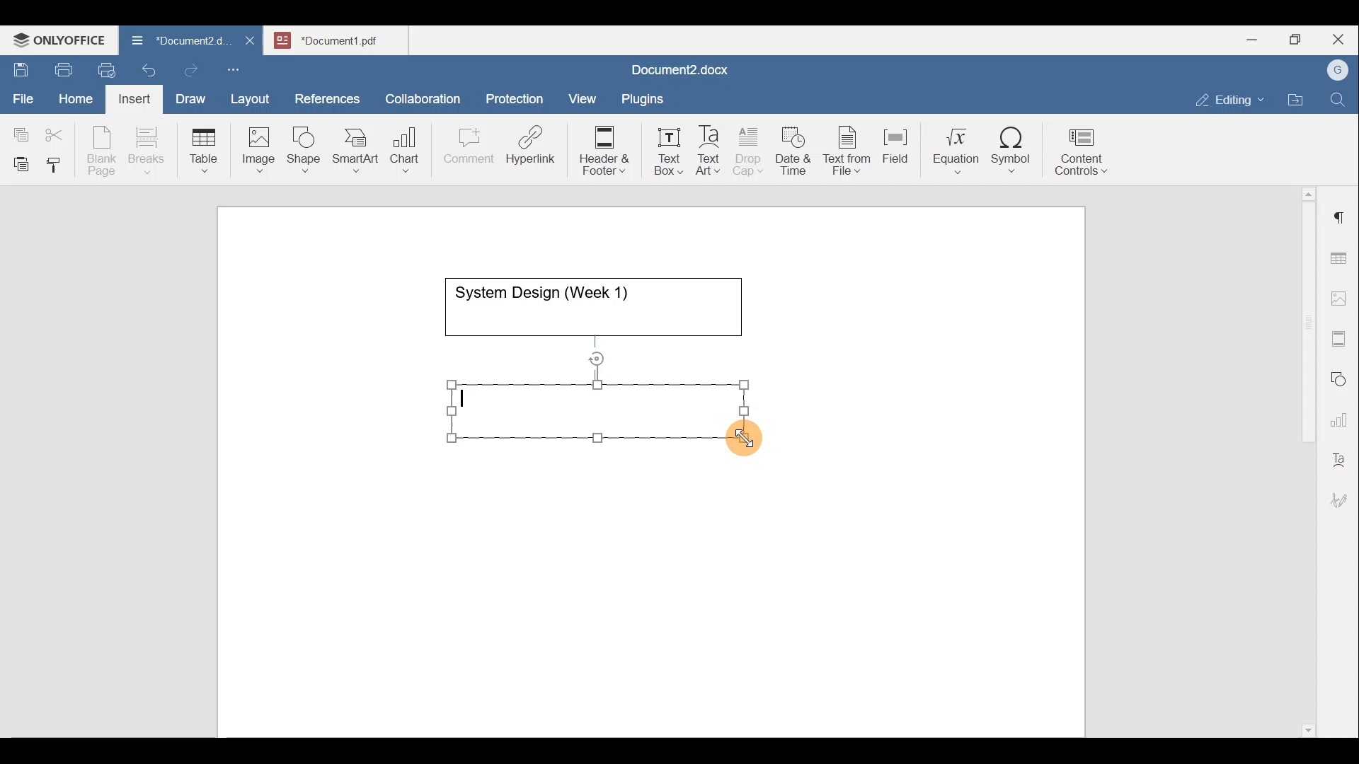 This screenshot has width=1359, height=764. What do you see at coordinates (849, 149) in the screenshot?
I see `Text from file` at bounding box center [849, 149].